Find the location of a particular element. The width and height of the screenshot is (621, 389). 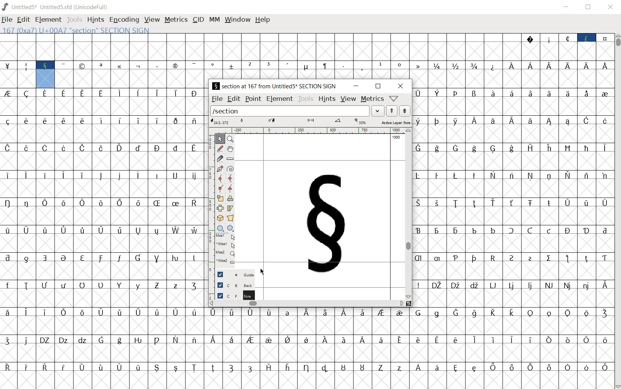

special letters is located at coordinates (103, 203).